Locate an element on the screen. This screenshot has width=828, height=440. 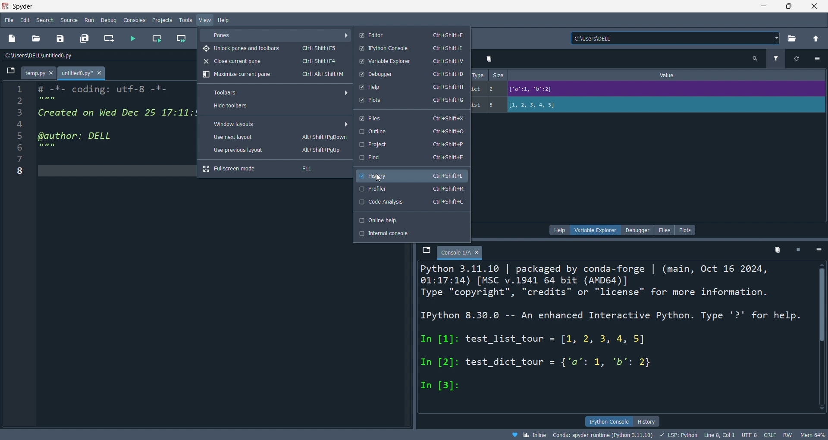
maximize is located at coordinates (789, 6).